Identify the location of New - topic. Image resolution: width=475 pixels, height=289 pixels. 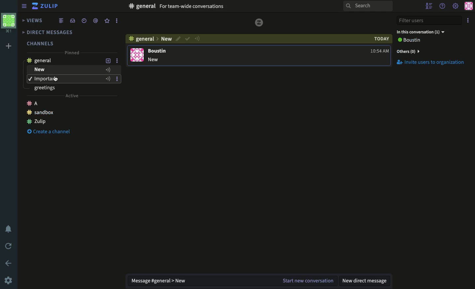
(66, 70).